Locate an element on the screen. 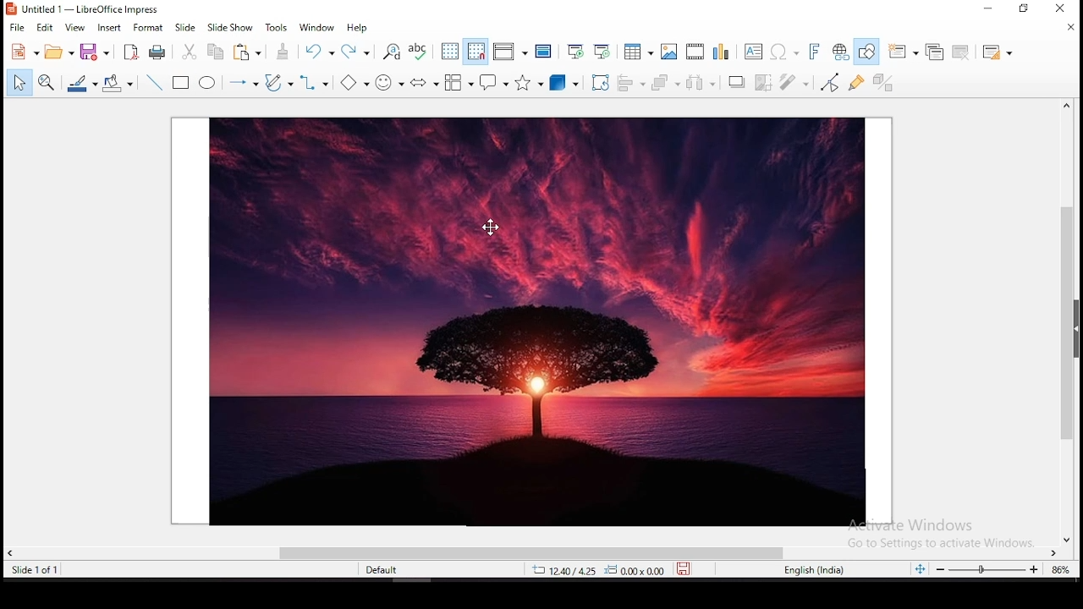 Image resolution: width=1083 pixels, height=609 pixels. insert fontwork text is located at coordinates (816, 51).